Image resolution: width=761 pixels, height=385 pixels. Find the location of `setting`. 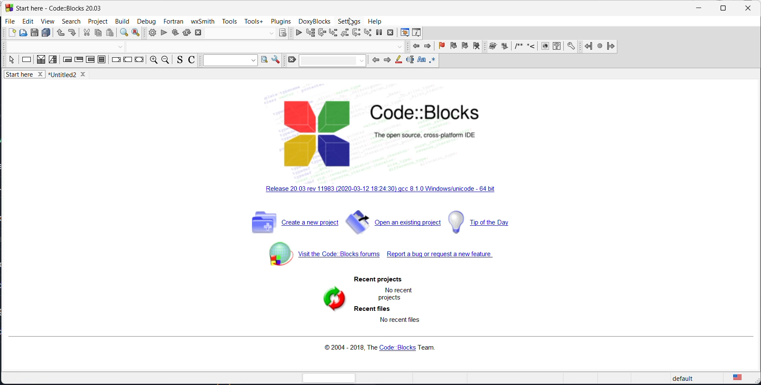

setting is located at coordinates (571, 46).